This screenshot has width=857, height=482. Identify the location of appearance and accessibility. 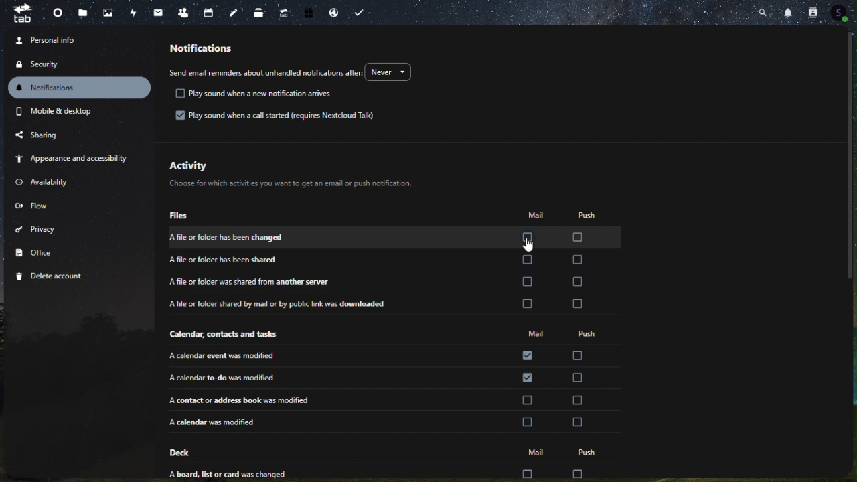
(76, 159).